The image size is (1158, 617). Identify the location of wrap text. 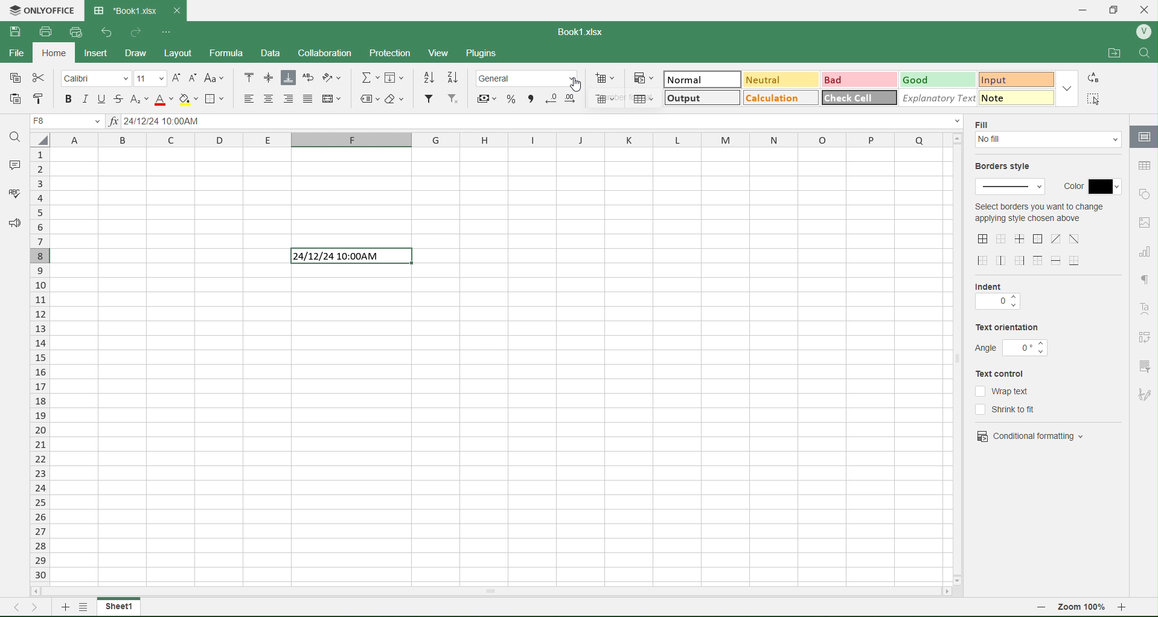
(1003, 391).